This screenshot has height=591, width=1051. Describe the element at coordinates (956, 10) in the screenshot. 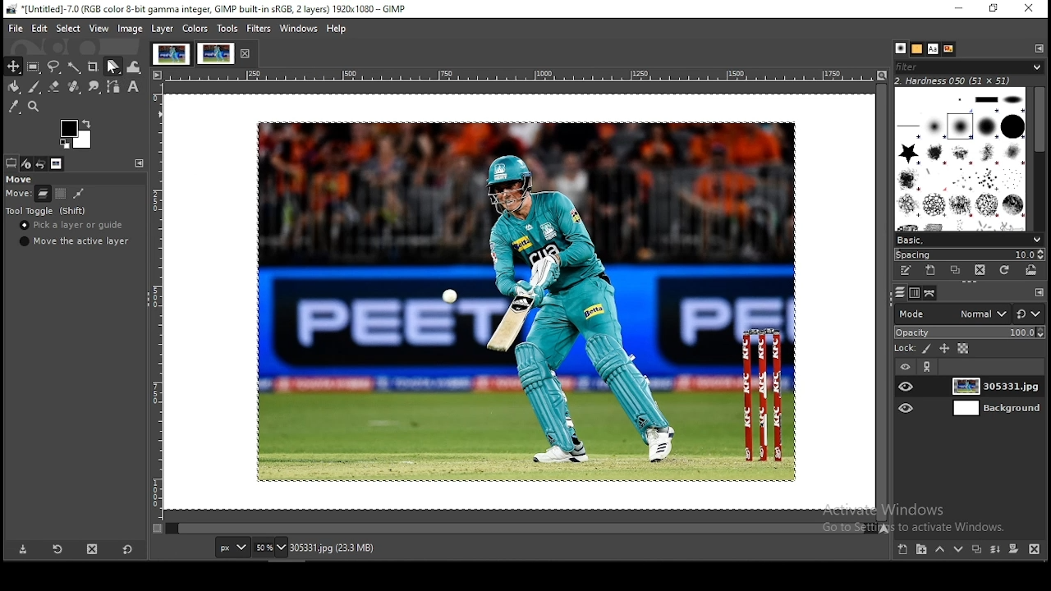

I see `minimize` at that location.